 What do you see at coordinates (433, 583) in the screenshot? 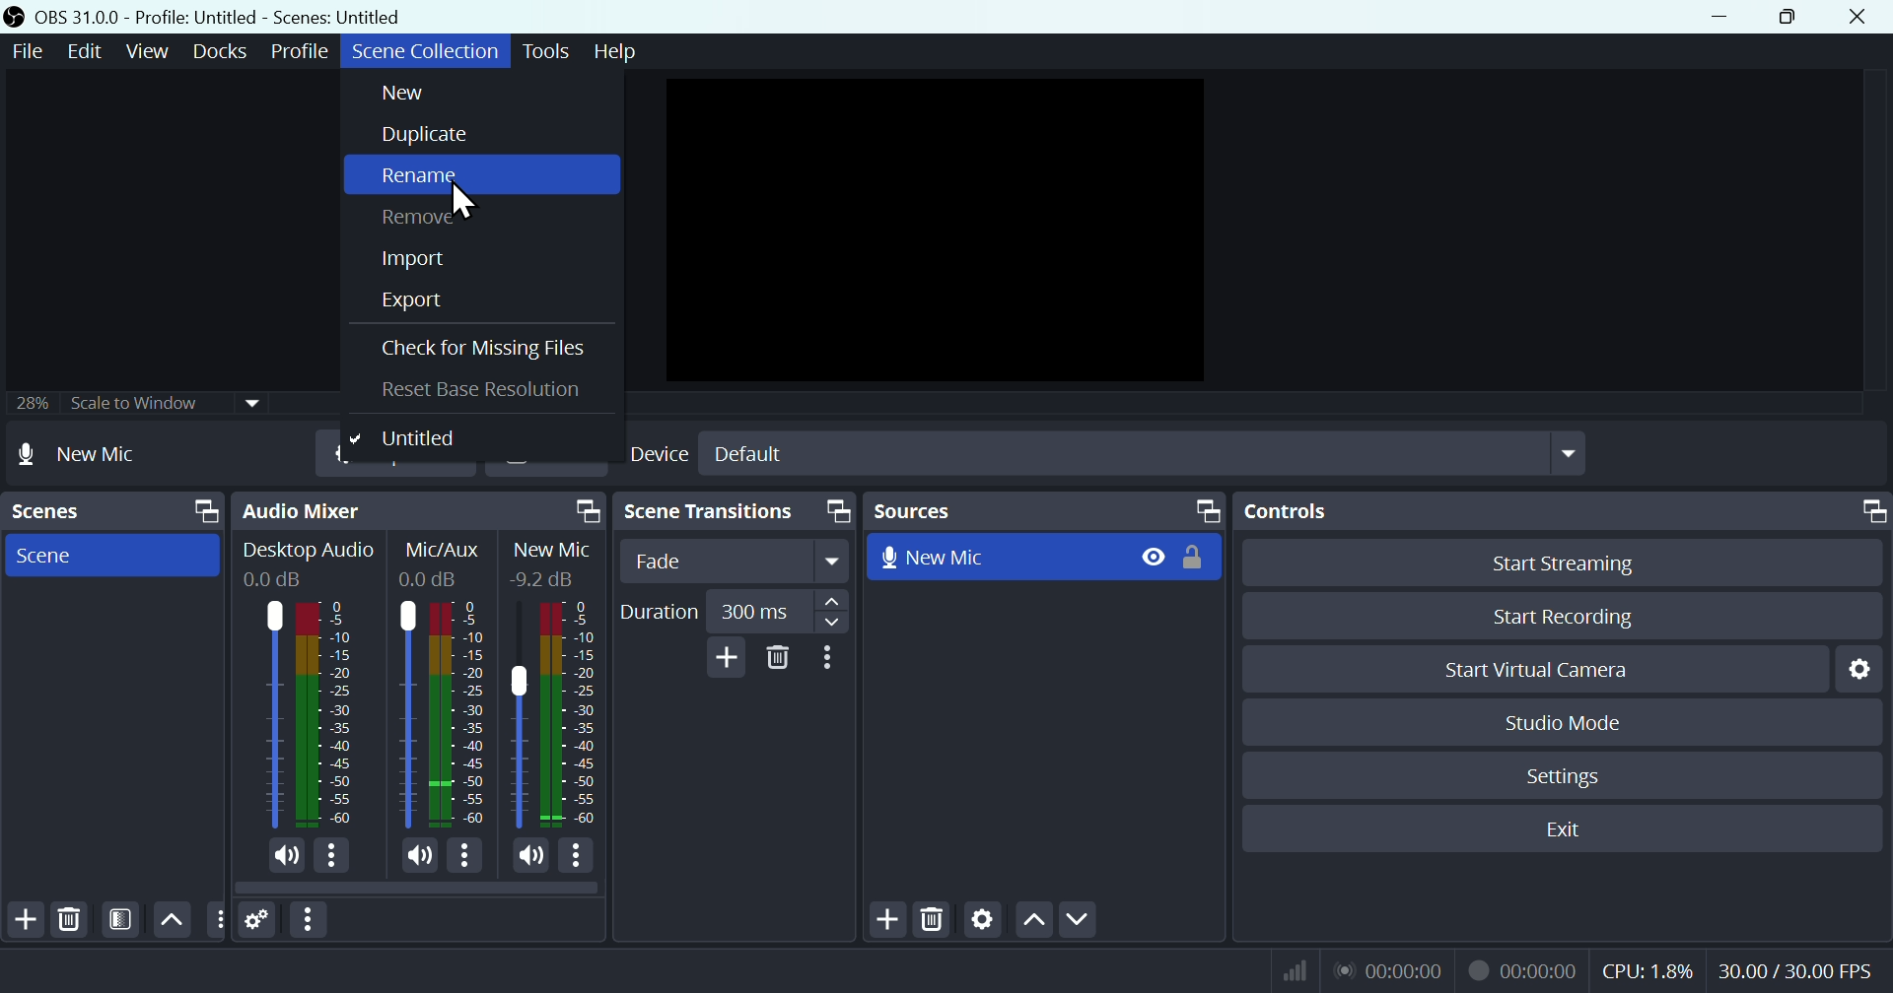
I see `0.0dB` at bounding box center [433, 583].